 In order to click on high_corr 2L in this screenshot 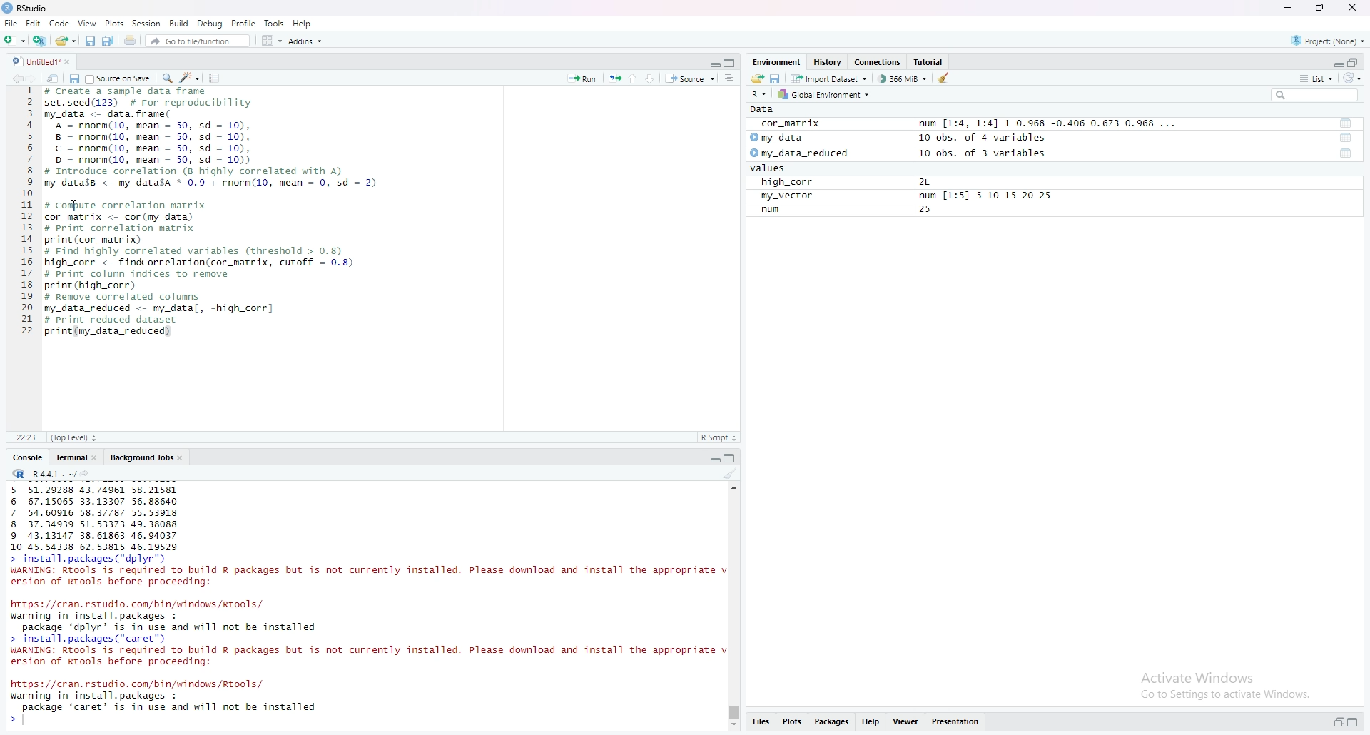, I will do `click(854, 183)`.